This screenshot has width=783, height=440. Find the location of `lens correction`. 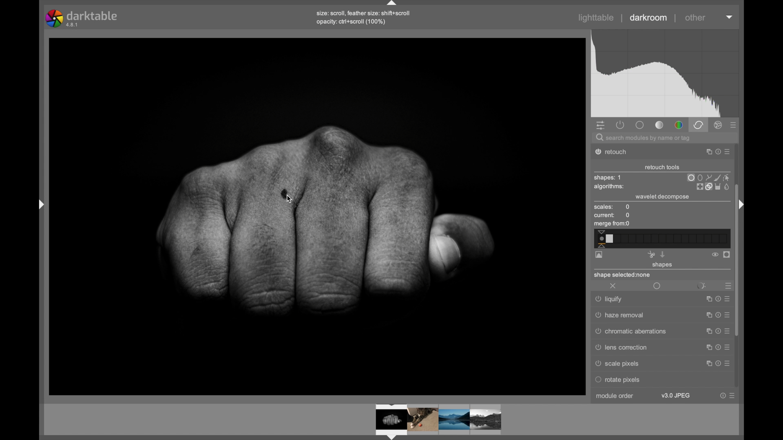

lens correction is located at coordinates (626, 348).